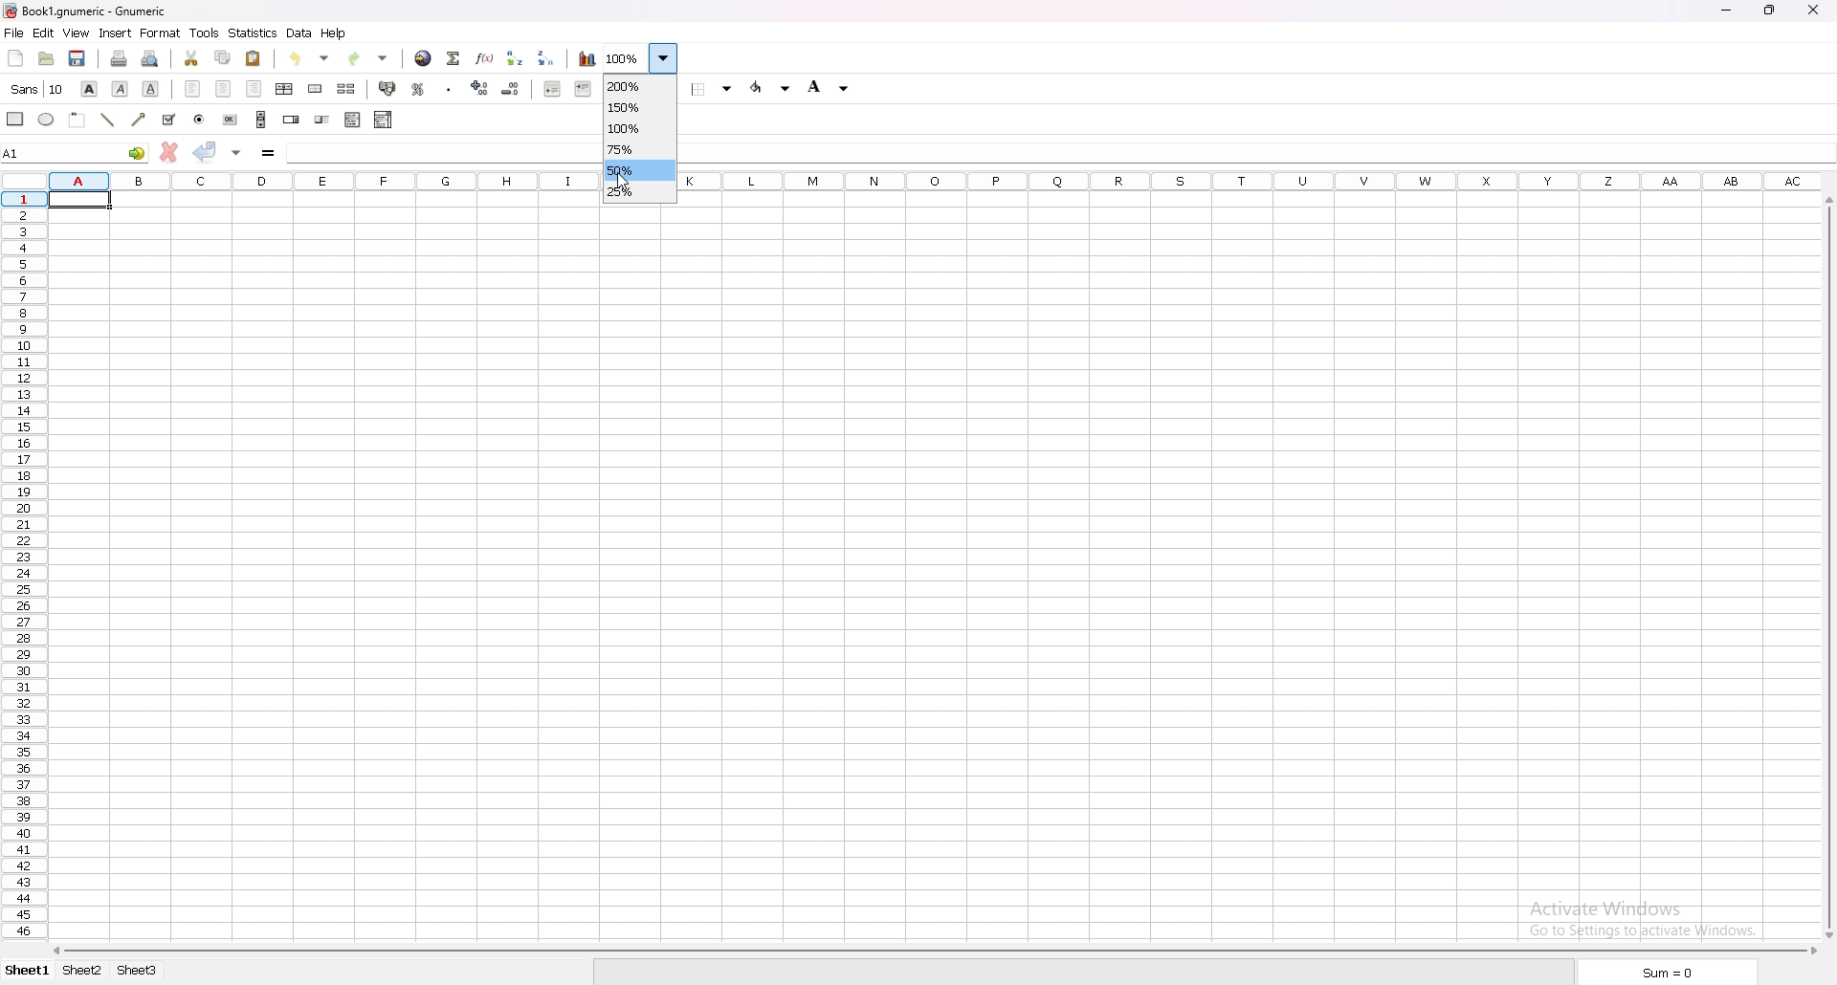 The width and height of the screenshot is (1837, 985). What do you see at coordinates (25, 972) in the screenshot?
I see `Sheet 1` at bounding box center [25, 972].